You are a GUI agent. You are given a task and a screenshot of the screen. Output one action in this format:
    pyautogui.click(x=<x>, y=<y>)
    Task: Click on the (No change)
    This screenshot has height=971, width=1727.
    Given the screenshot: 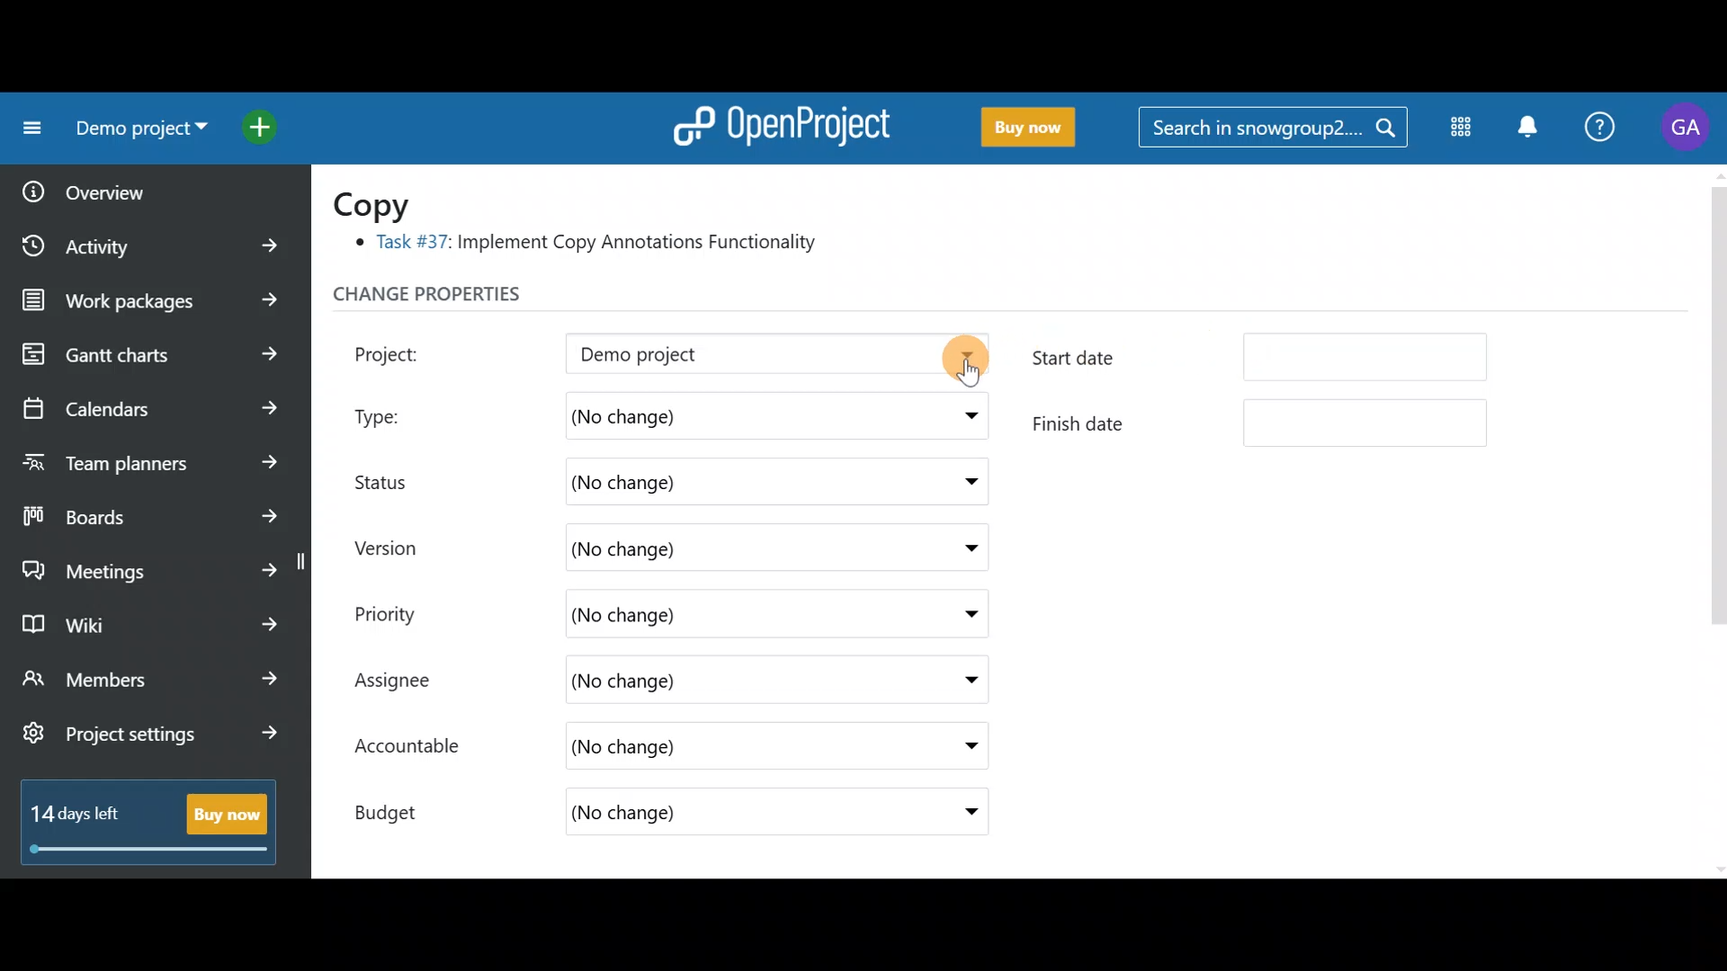 What is the action you would take?
    pyautogui.click(x=716, y=815)
    